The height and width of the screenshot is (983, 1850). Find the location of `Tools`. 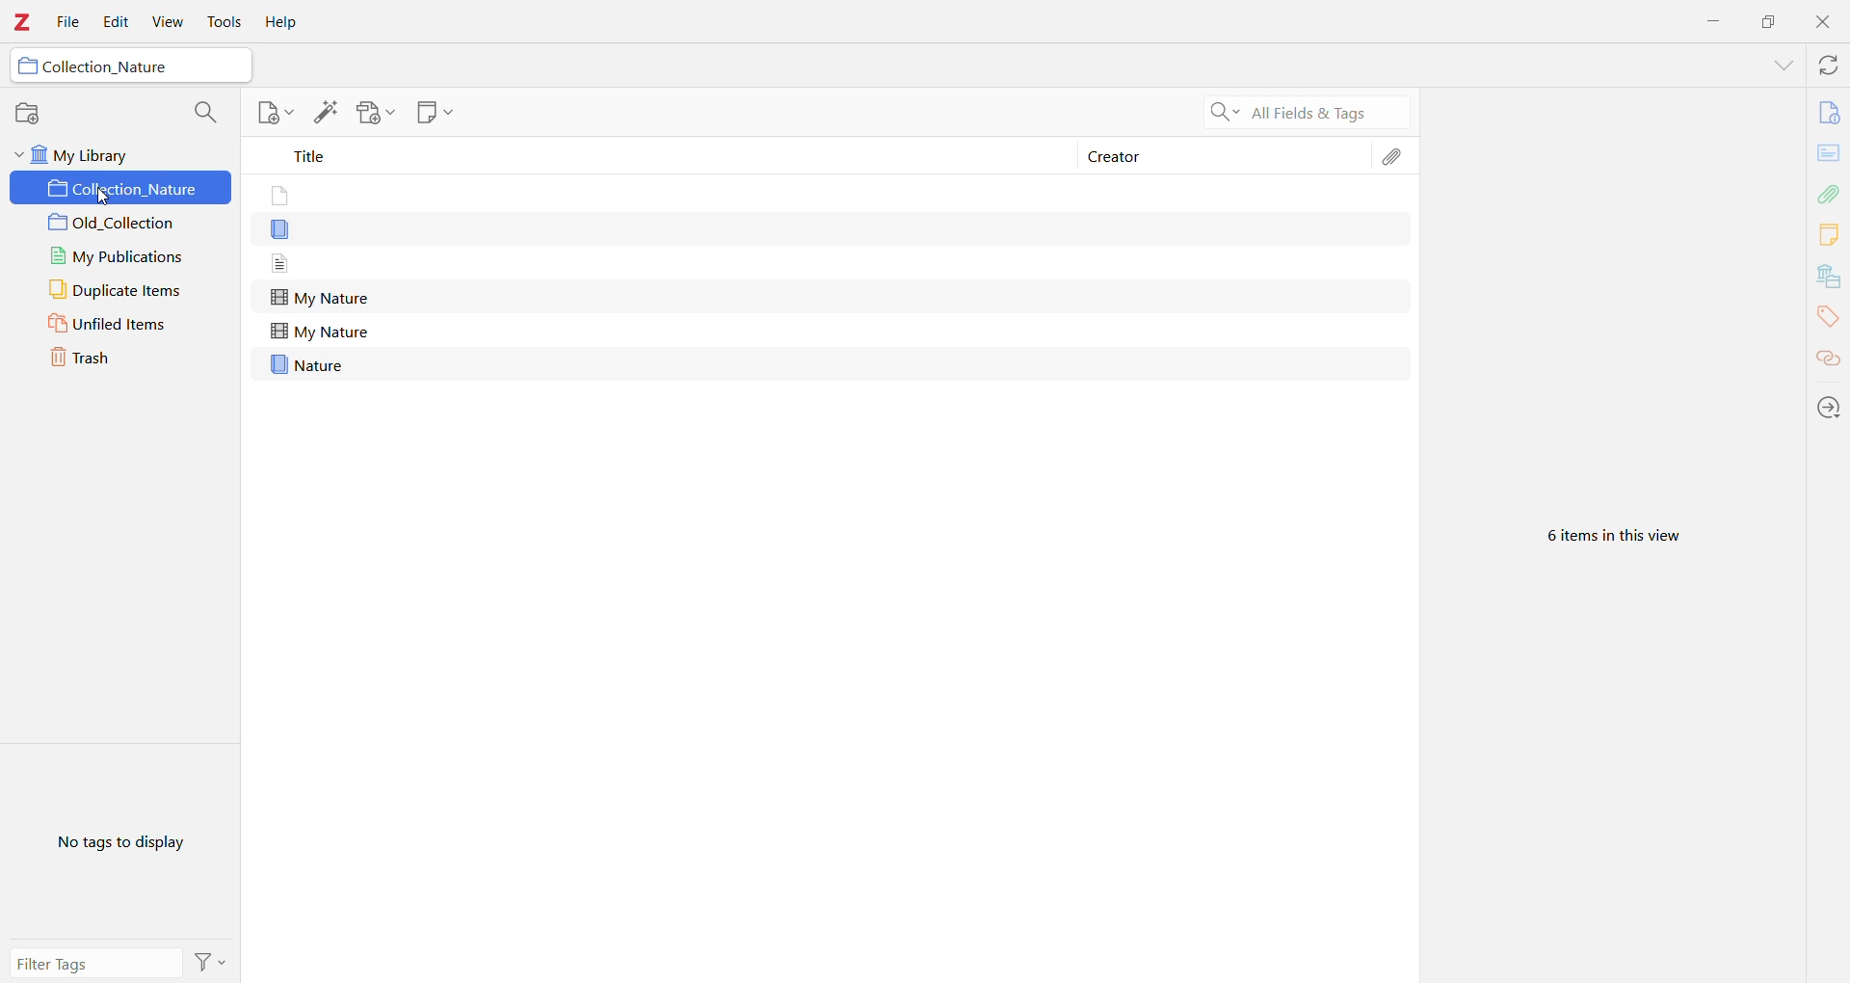

Tools is located at coordinates (226, 22).